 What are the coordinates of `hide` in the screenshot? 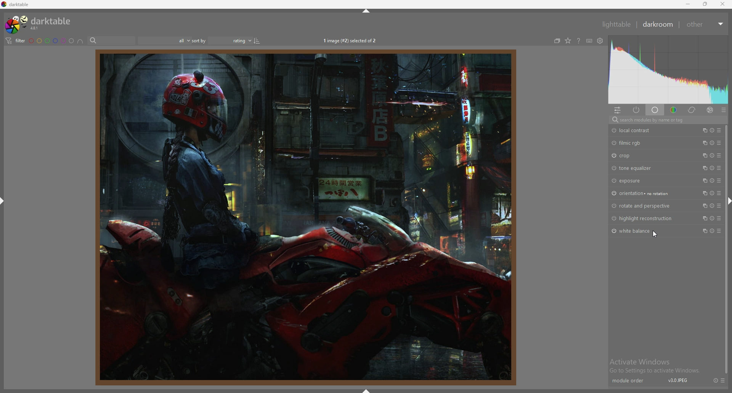 It's located at (727, 200).